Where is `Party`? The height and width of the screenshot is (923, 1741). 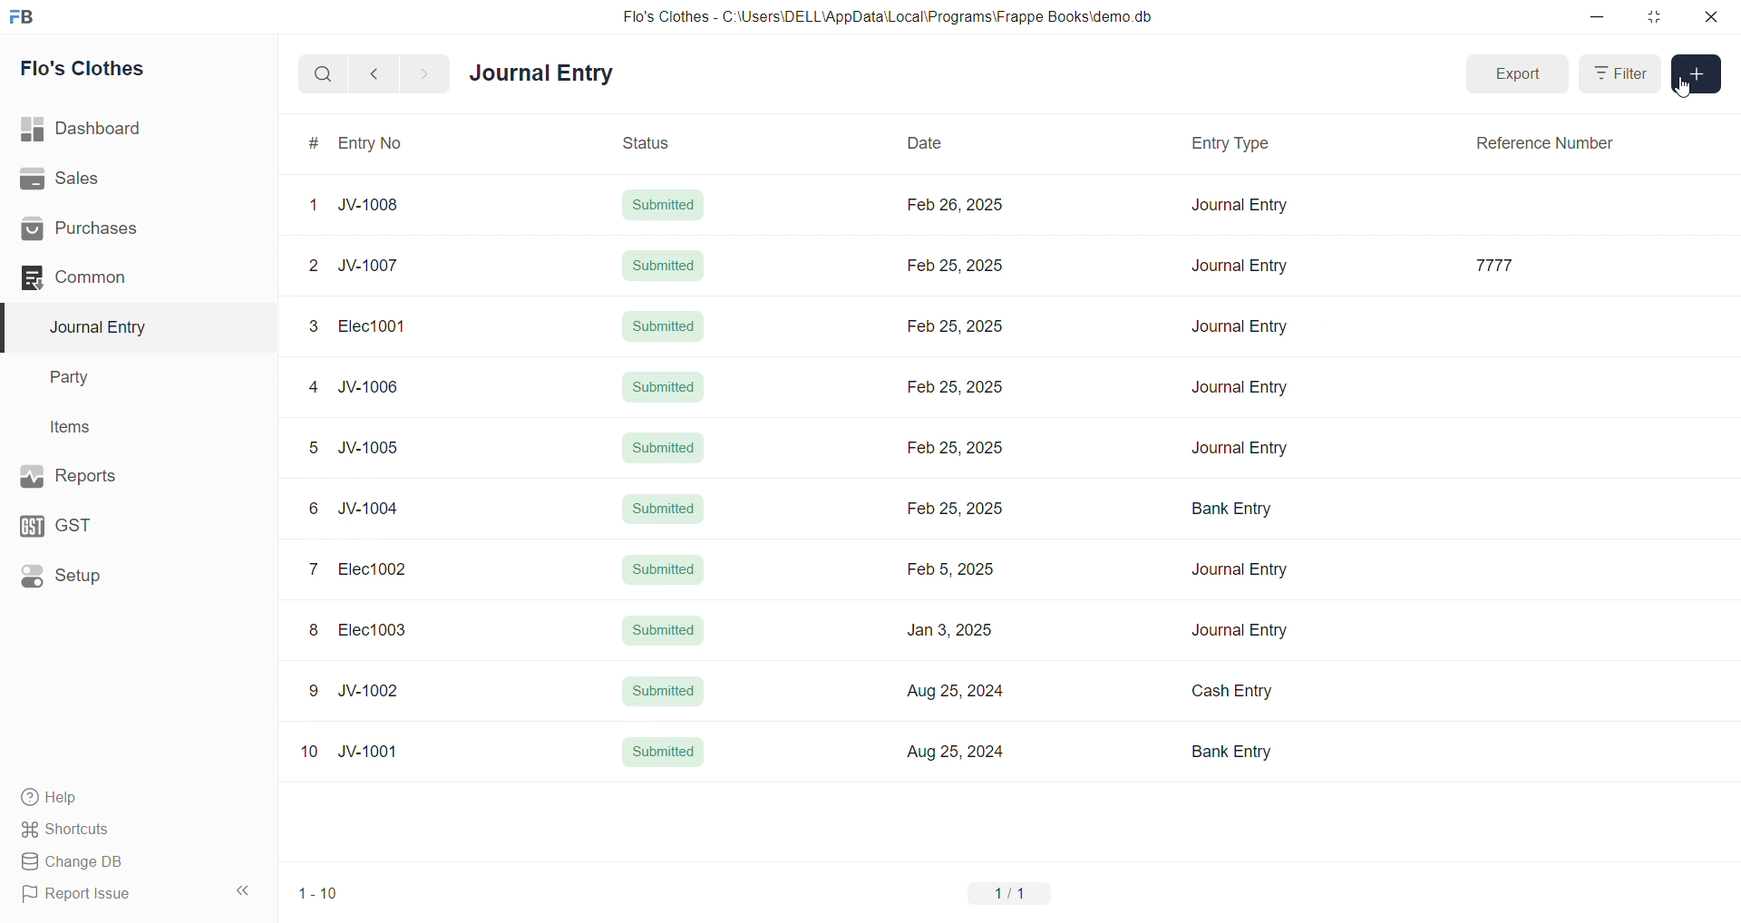 Party is located at coordinates (81, 375).